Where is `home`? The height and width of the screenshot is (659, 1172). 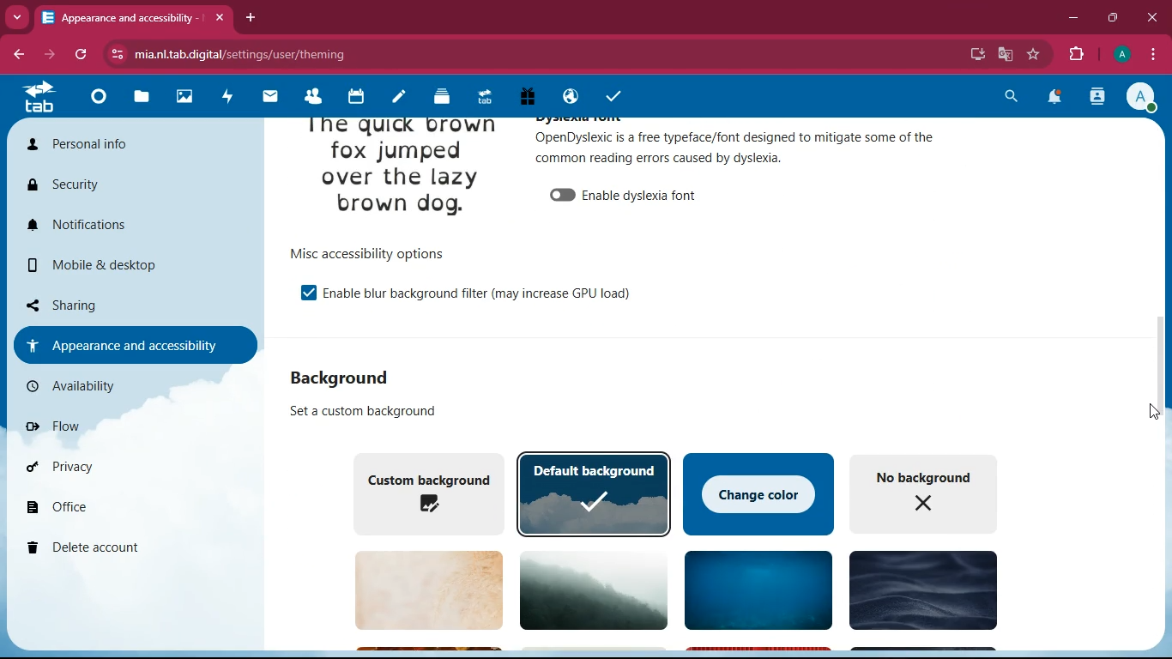
home is located at coordinates (96, 102).